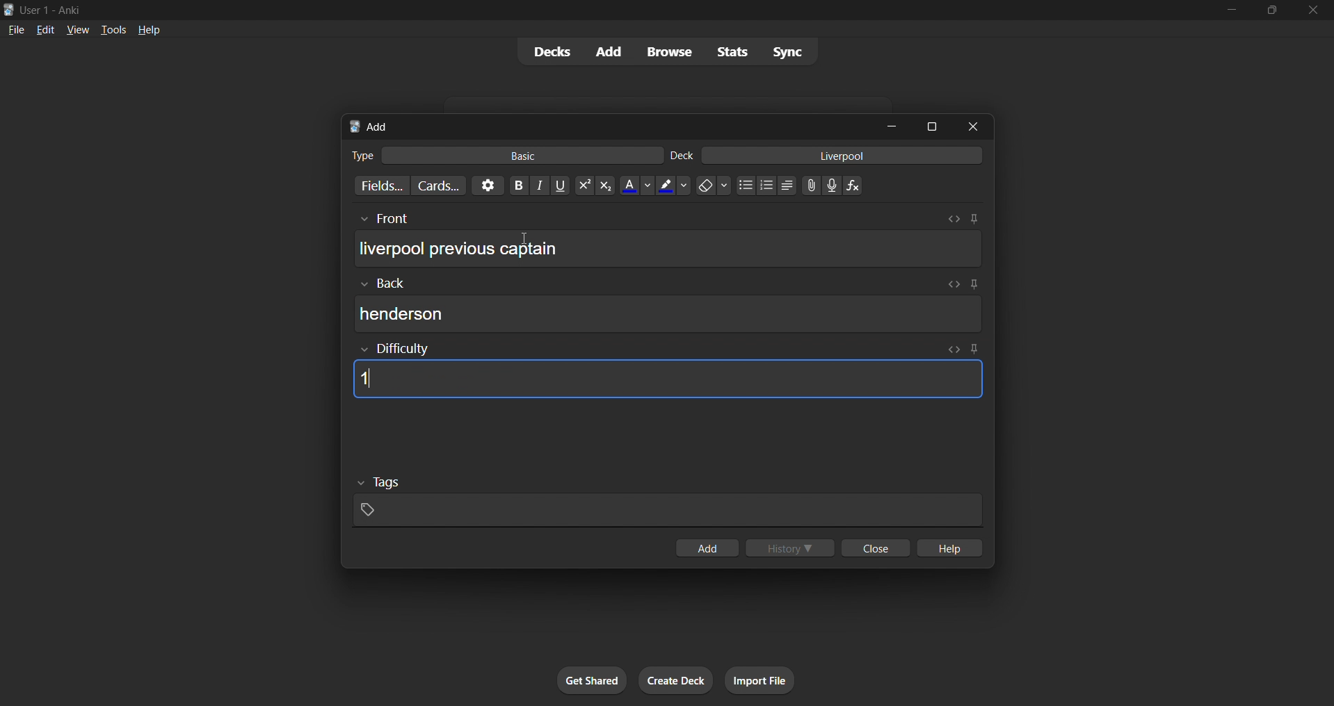 This screenshot has width=1334, height=706. Describe the element at coordinates (608, 124) in the screenshot. I see `add card title bar` at that location.